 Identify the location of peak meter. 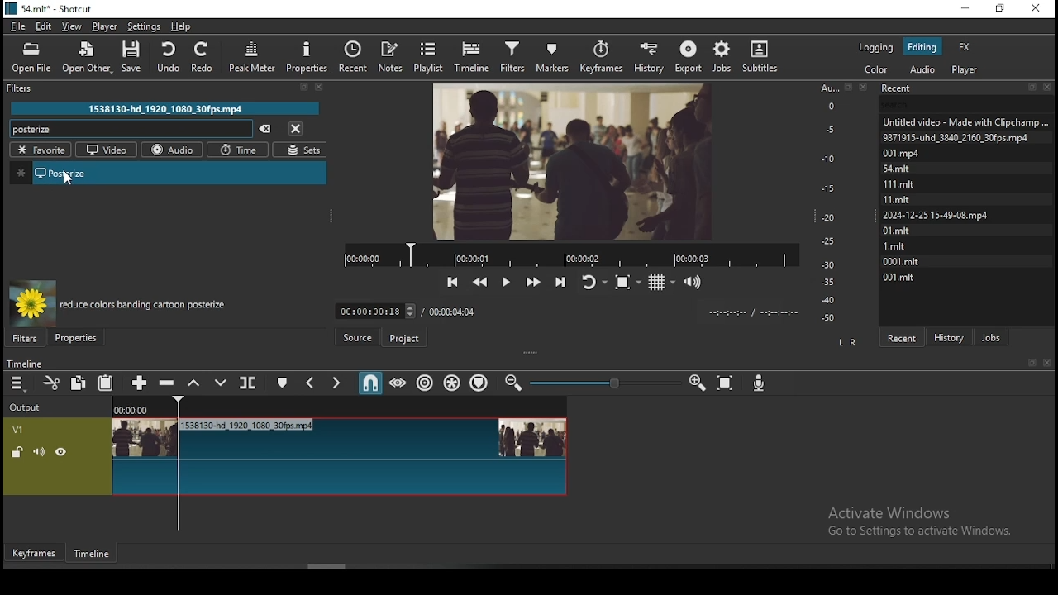
(250, 55).